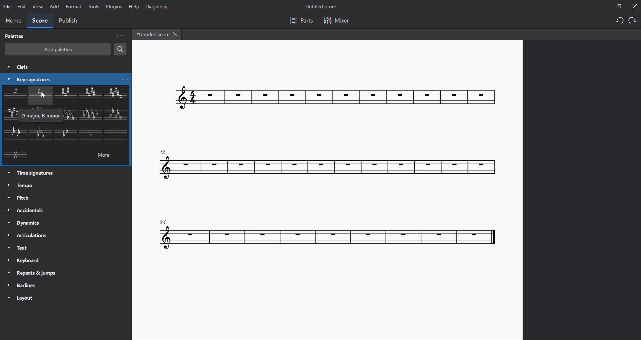 The width and height of the screenshot is (641, 340). What do you see at coordinates (43, 95) in the screenshot?
I see `curosr` at bounding box center [43, 95].